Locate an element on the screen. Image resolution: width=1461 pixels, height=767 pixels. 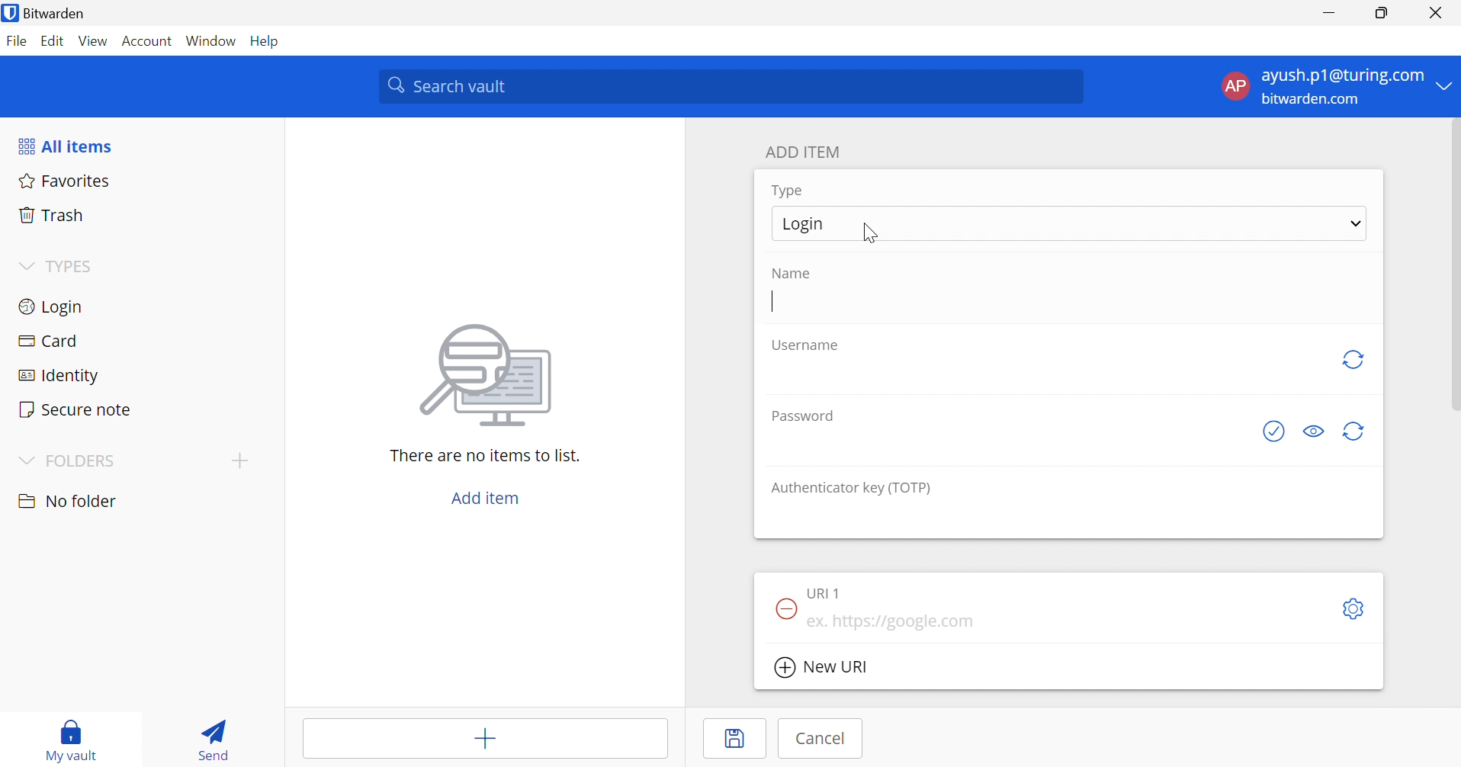
Toggle options is located at coordinates (1357, 608).